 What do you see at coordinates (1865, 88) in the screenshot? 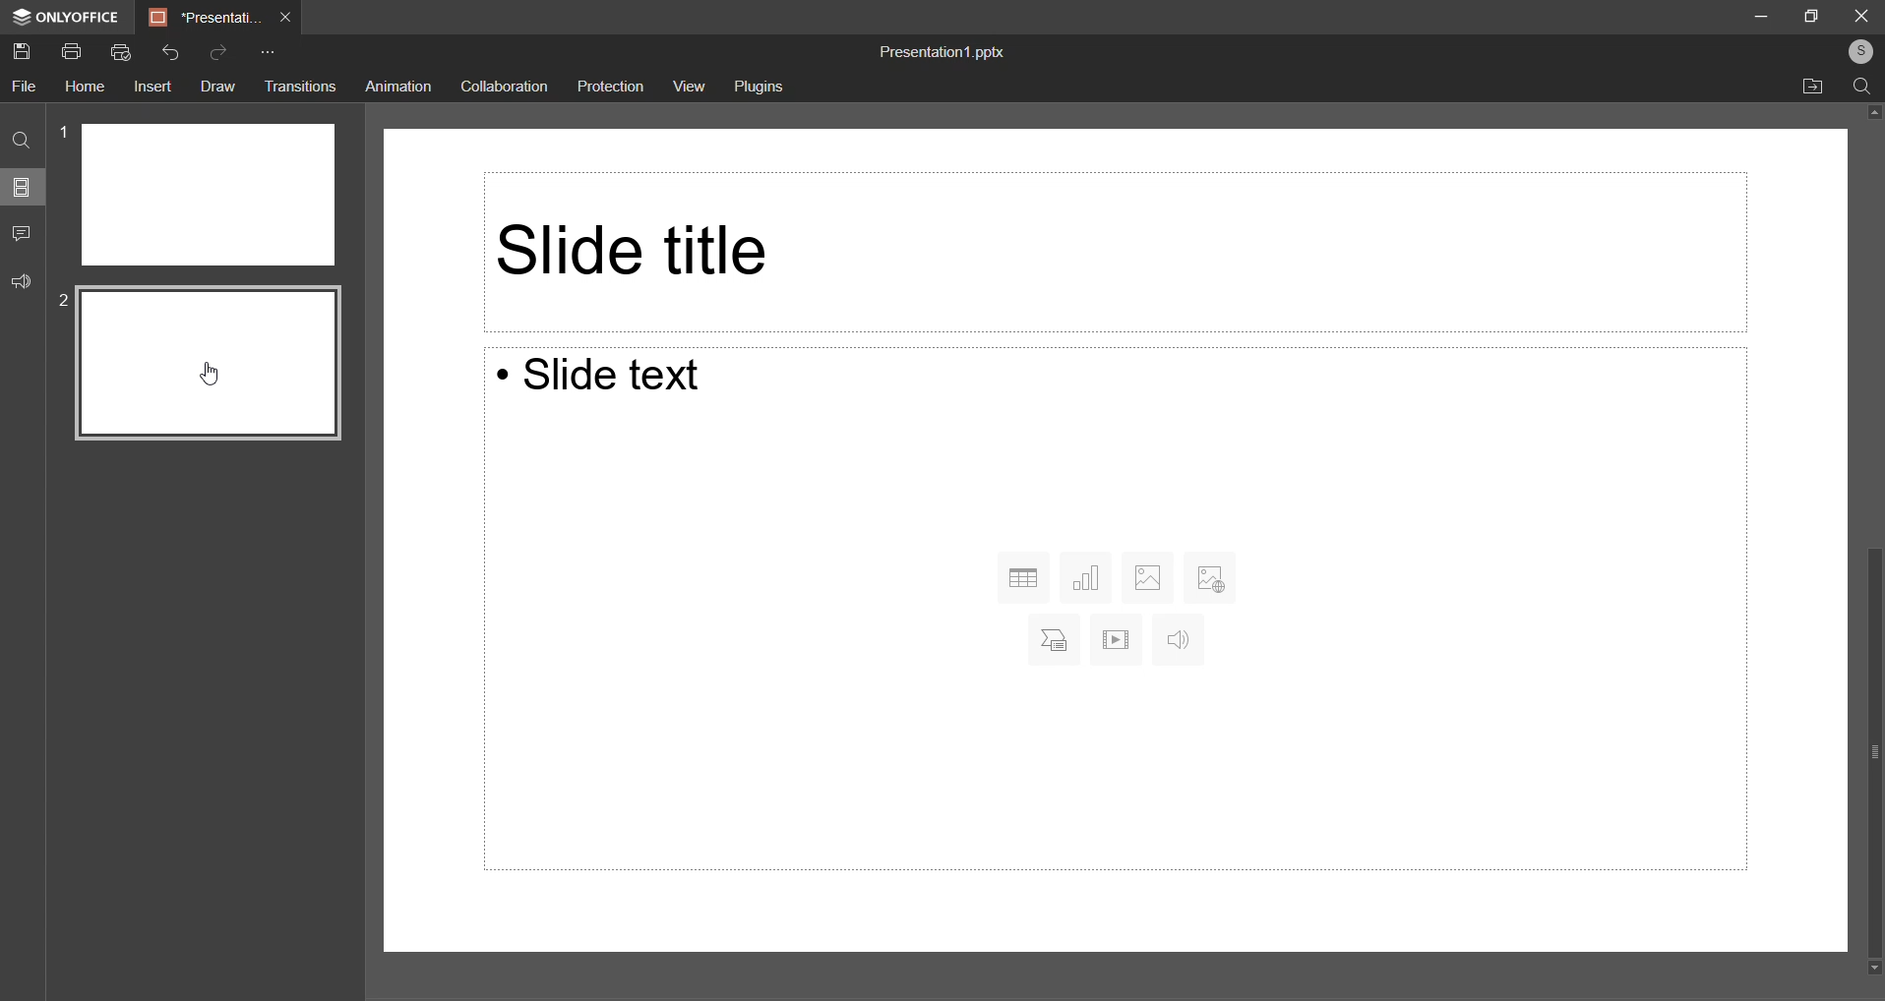
I see `Find` at bounding box center [1865, 88].